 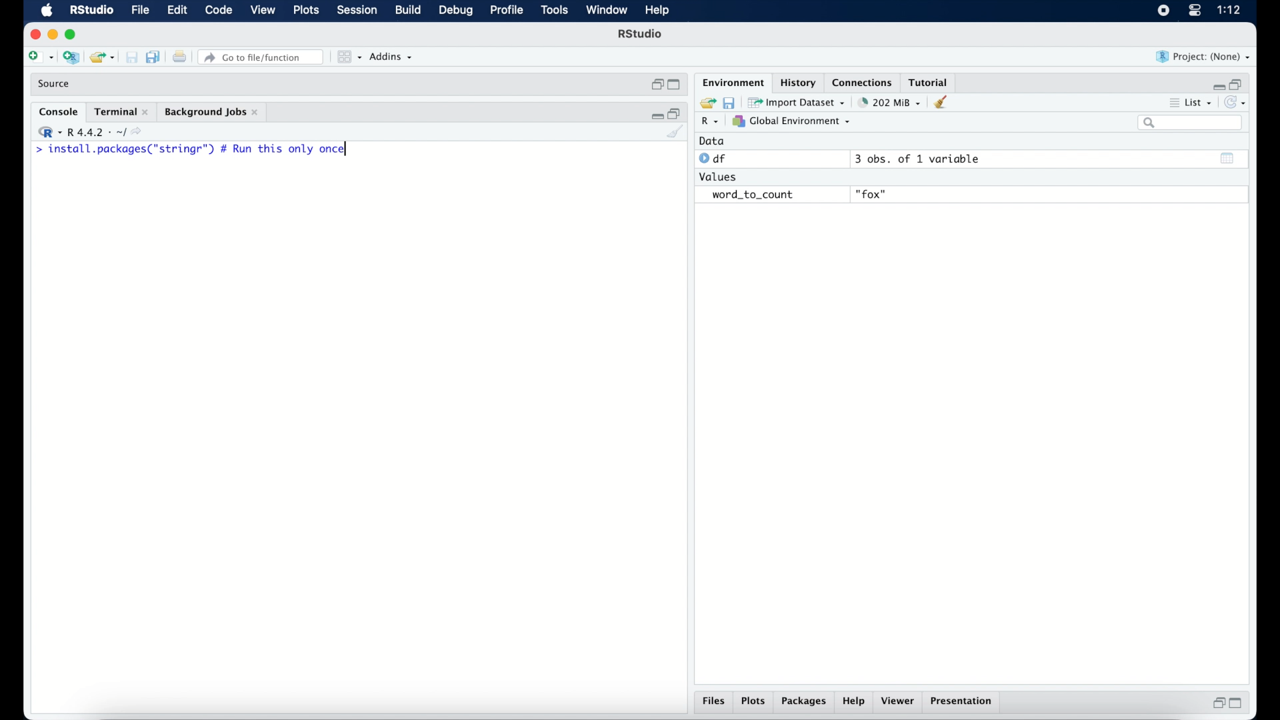 What do you see at coordinates (73, 35) in the screenshot?
I see `maximize` at bounding box center [73, 35].